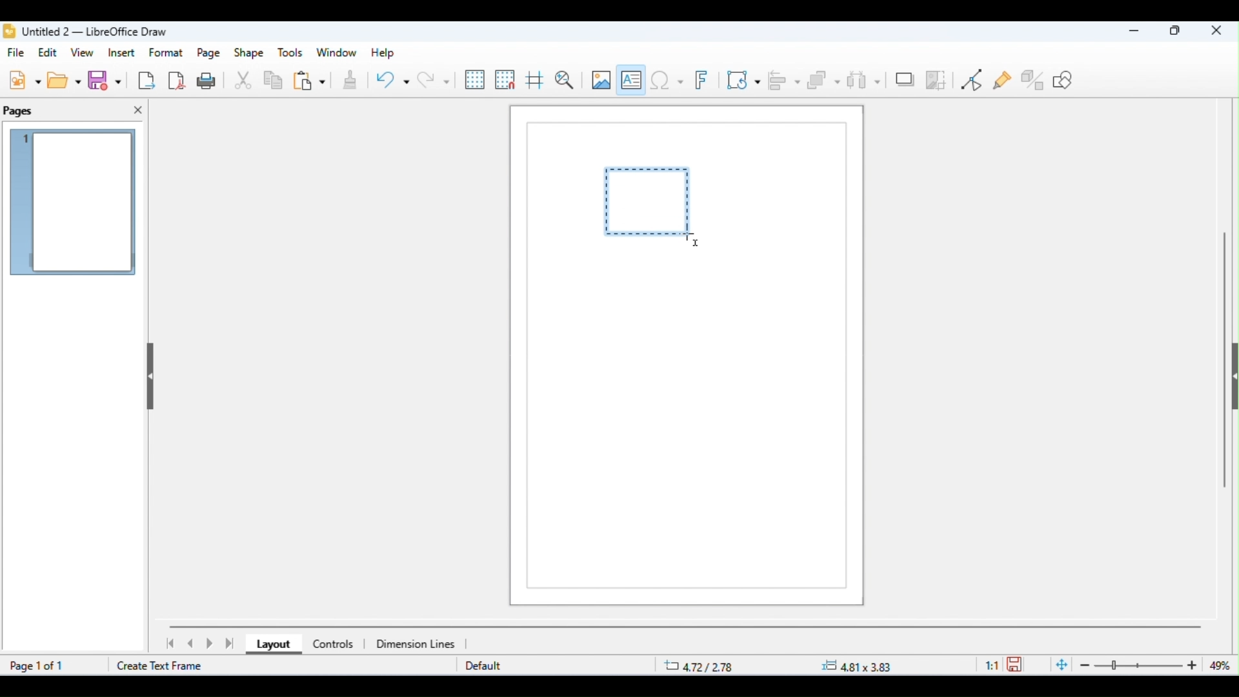 This screenshot has height=697, width=1239. Describe the element at coordinates (974, 80) in the screenshot. I see `toggle point edit mode` at that location.